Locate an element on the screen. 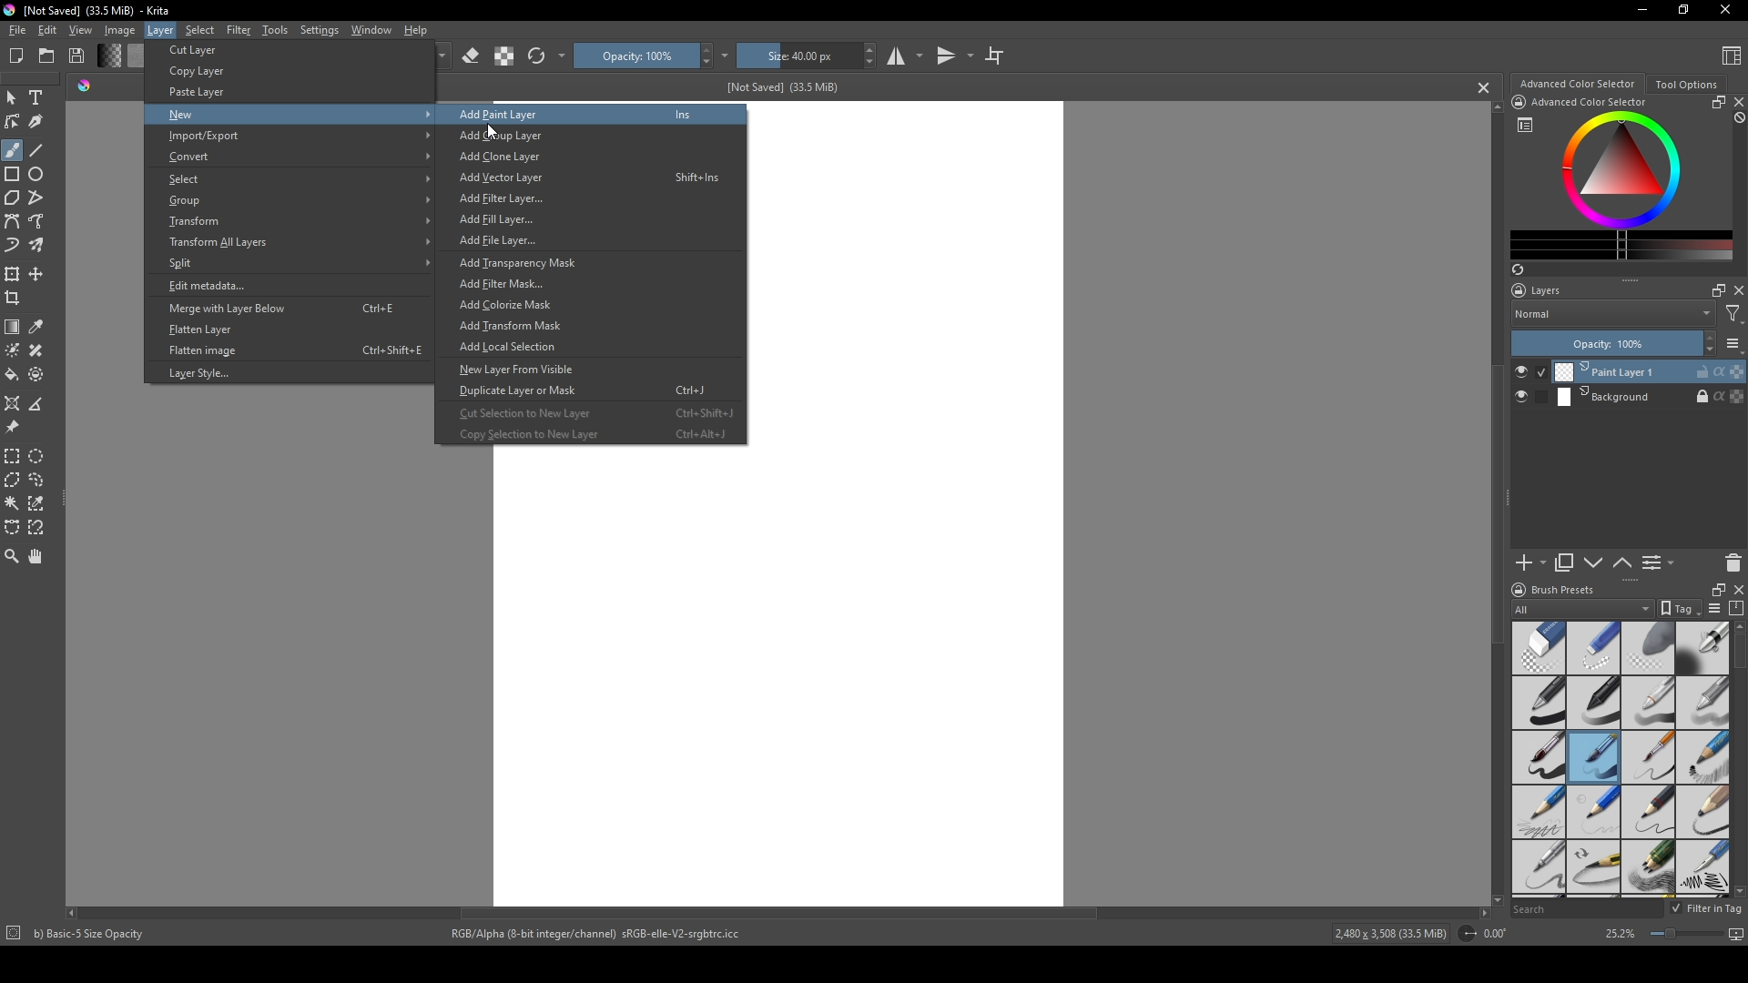 The width and height of the screenshot is (1748, 983). shade is located at coordinates (84, 85).